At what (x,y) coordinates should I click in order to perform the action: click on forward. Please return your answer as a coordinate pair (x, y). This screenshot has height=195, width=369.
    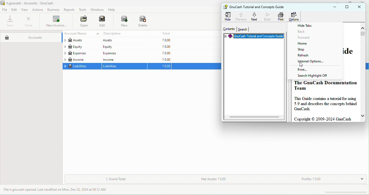
    Looking at the image, I should click on (312, 38).